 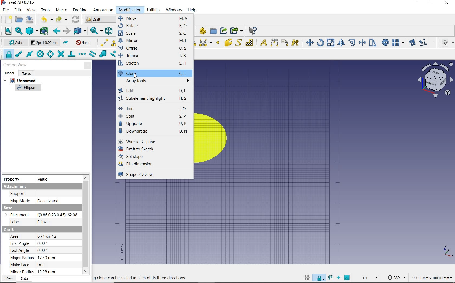 I want to click on snap working plane, so click(x=348, y=277).